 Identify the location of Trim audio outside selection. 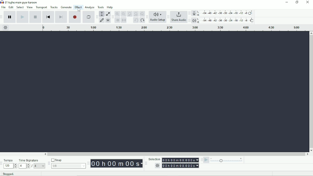
(118, 21).